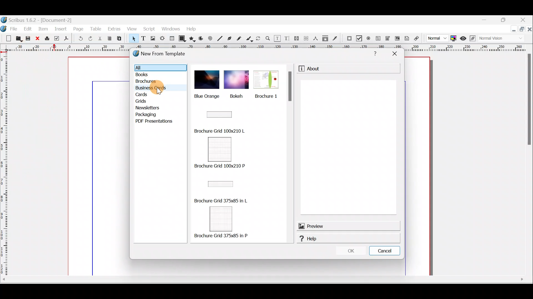 The image size is (533, 299). I want to click on Edit text with story editor, so click(287, 38).